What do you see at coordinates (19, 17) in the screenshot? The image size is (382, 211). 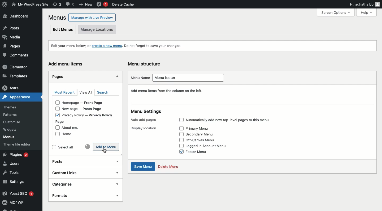 I see `Dashboard` at bounding box center [19, 17].